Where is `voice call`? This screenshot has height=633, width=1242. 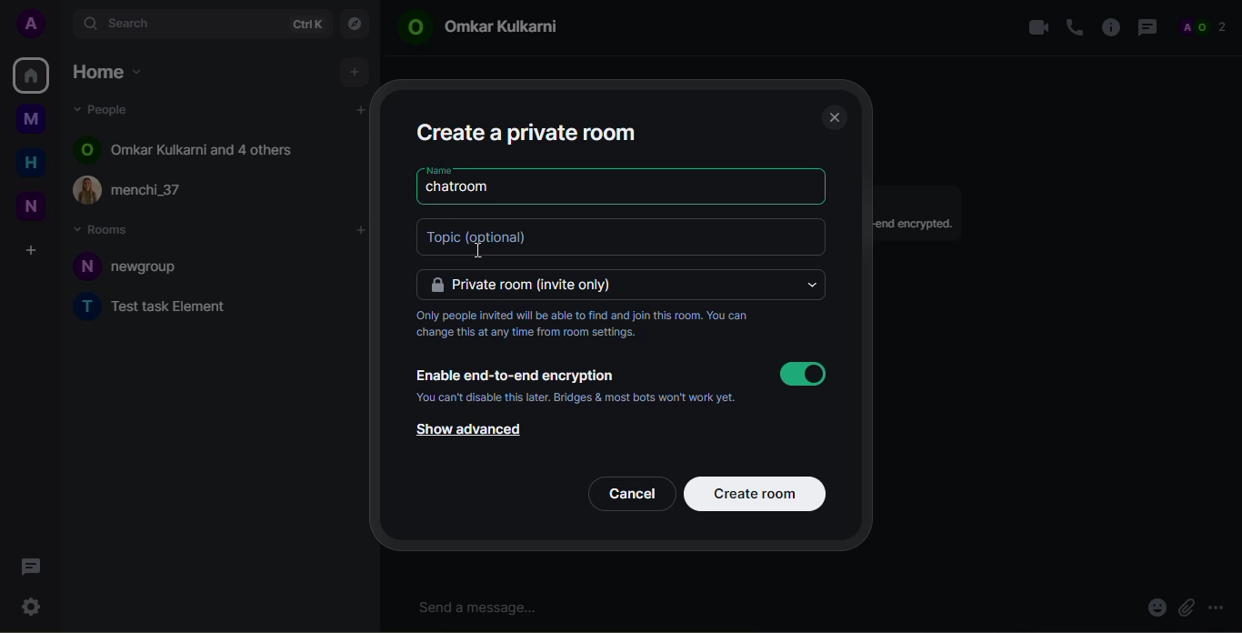
voice call is located at coordinates (1074, 27).